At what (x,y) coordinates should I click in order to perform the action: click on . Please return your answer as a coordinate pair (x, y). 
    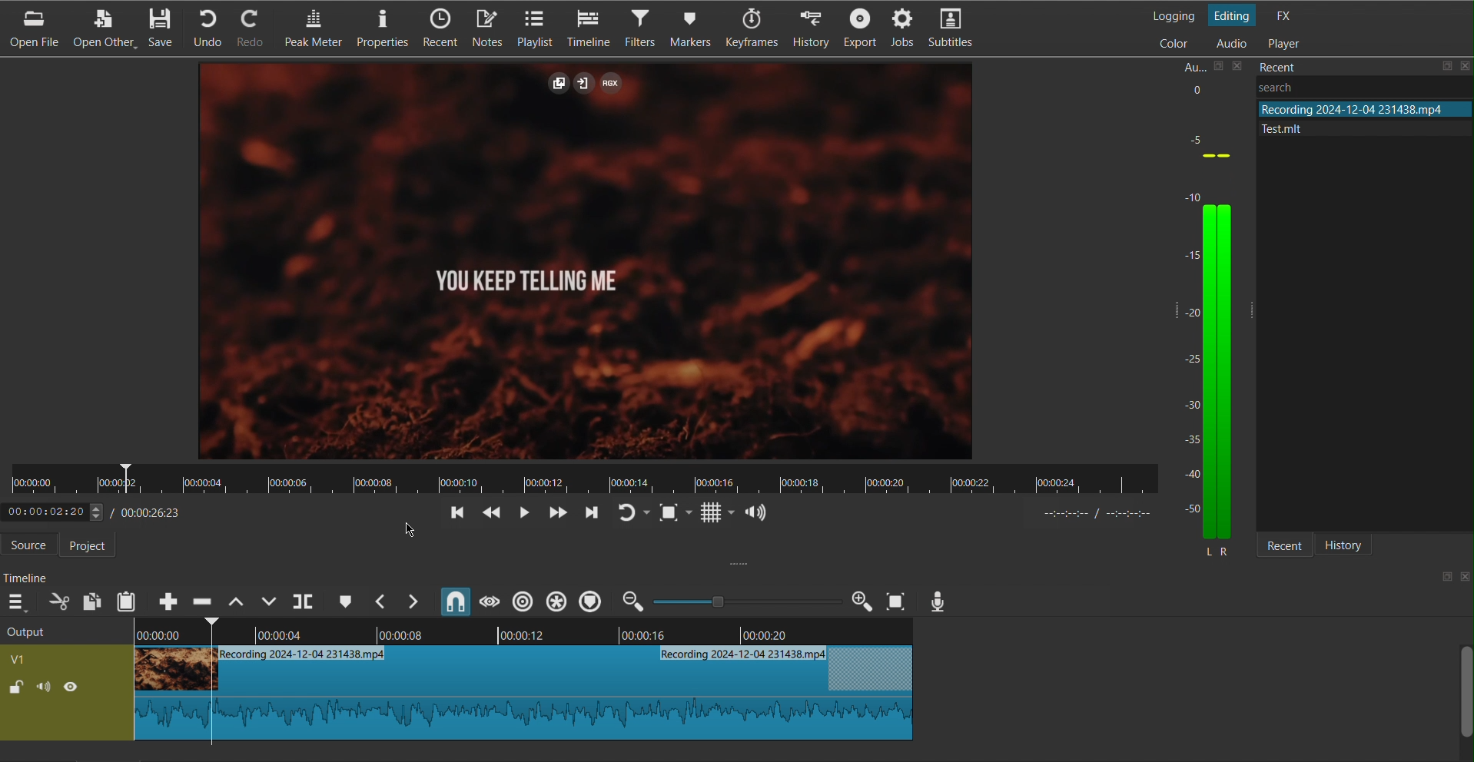
    Looking at the image, I should click on (1302, 86).